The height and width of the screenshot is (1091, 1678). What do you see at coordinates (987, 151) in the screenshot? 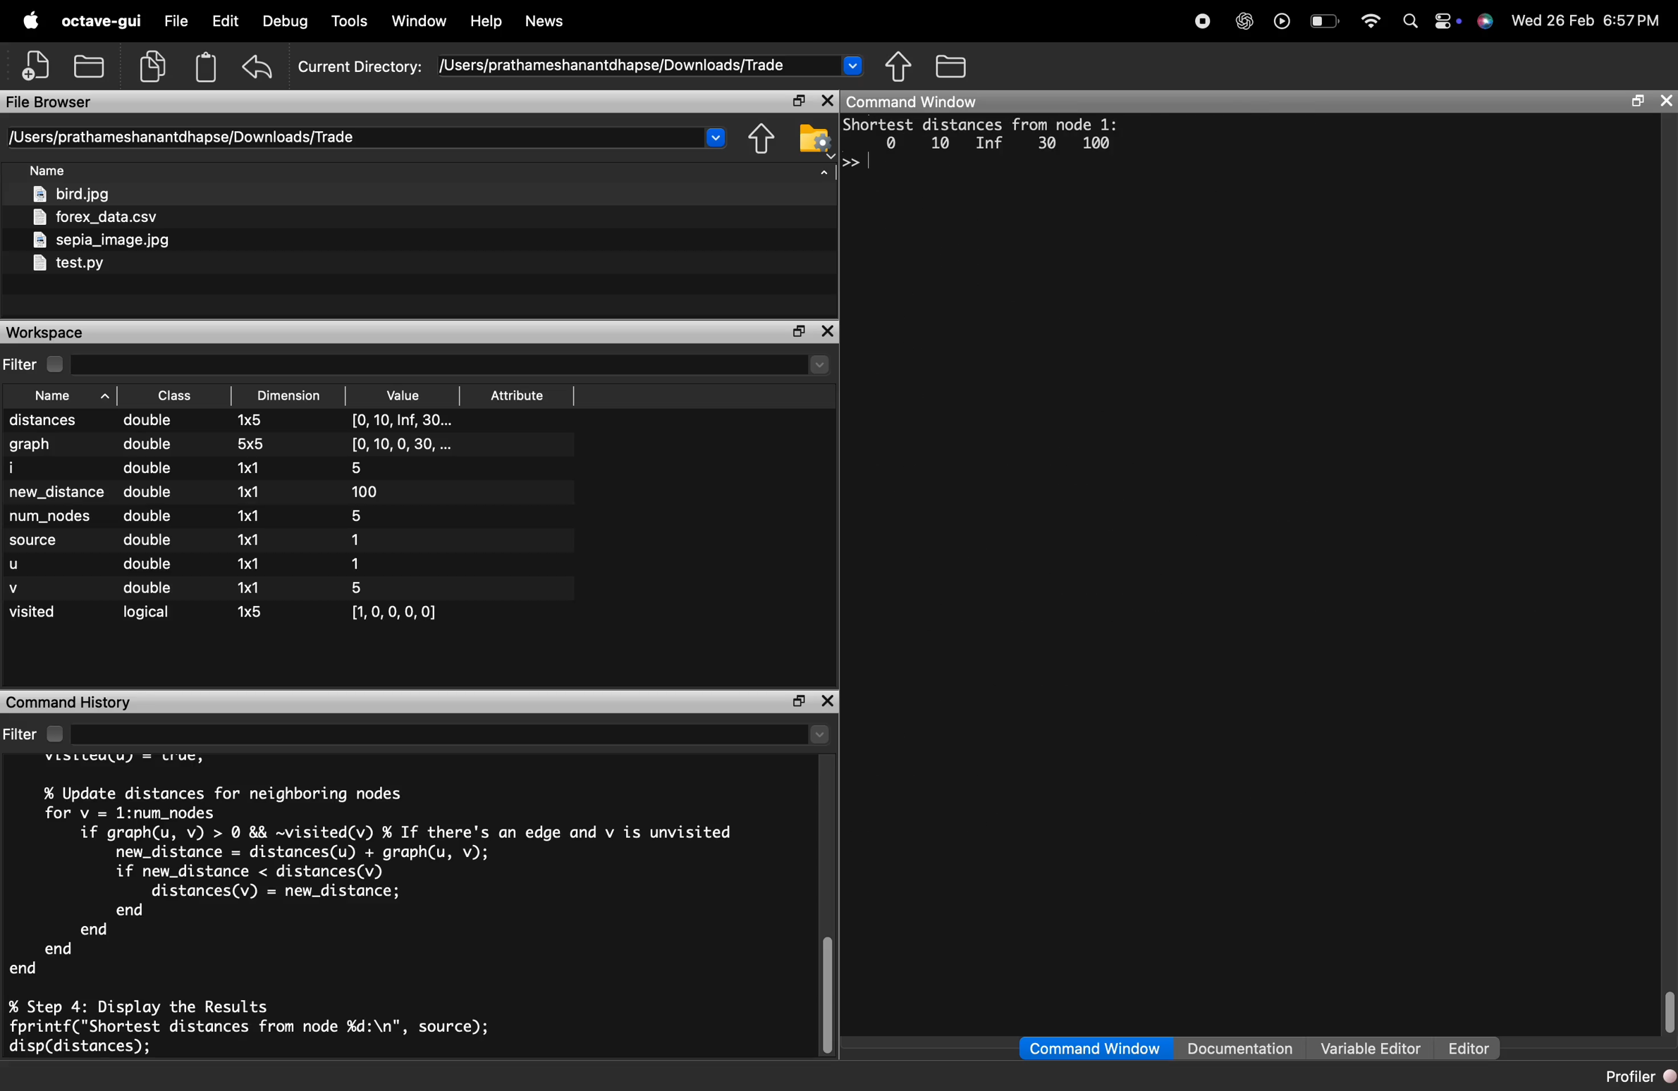
I see `Portest distances Frun node 1: 0 10 Inf 30 100` at bounding box center [987, 151].